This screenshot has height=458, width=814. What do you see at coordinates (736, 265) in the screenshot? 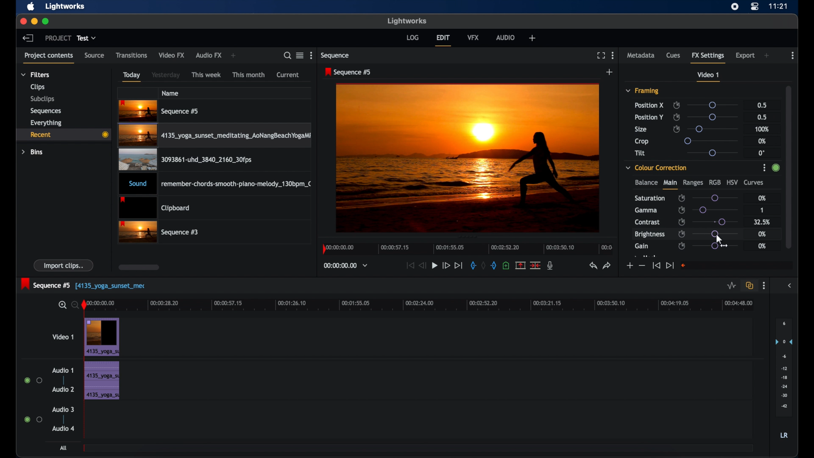
I see `empty field` at bounding box center [736, 265].